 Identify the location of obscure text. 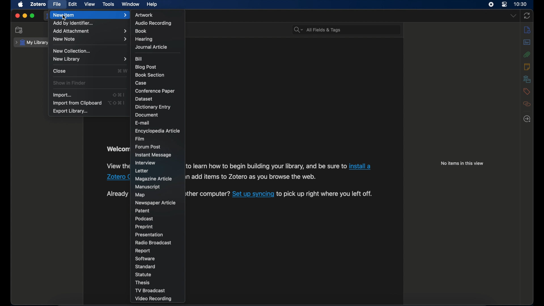
(117, 167).